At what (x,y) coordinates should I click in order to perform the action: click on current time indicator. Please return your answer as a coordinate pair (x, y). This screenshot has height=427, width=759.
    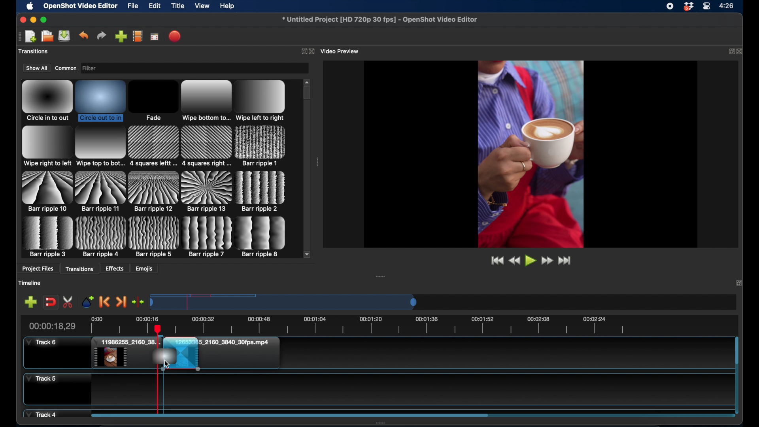
    Looking at the image, I should click on (52, 326).